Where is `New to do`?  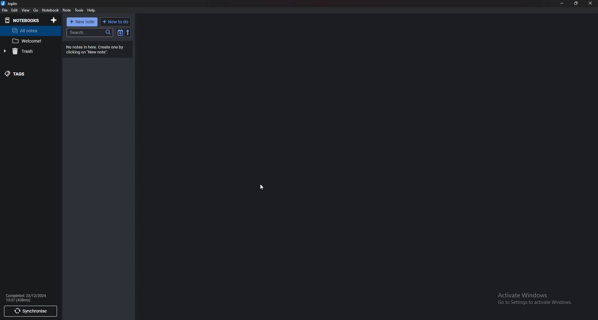 New to do is located at coordinates (116, 21).